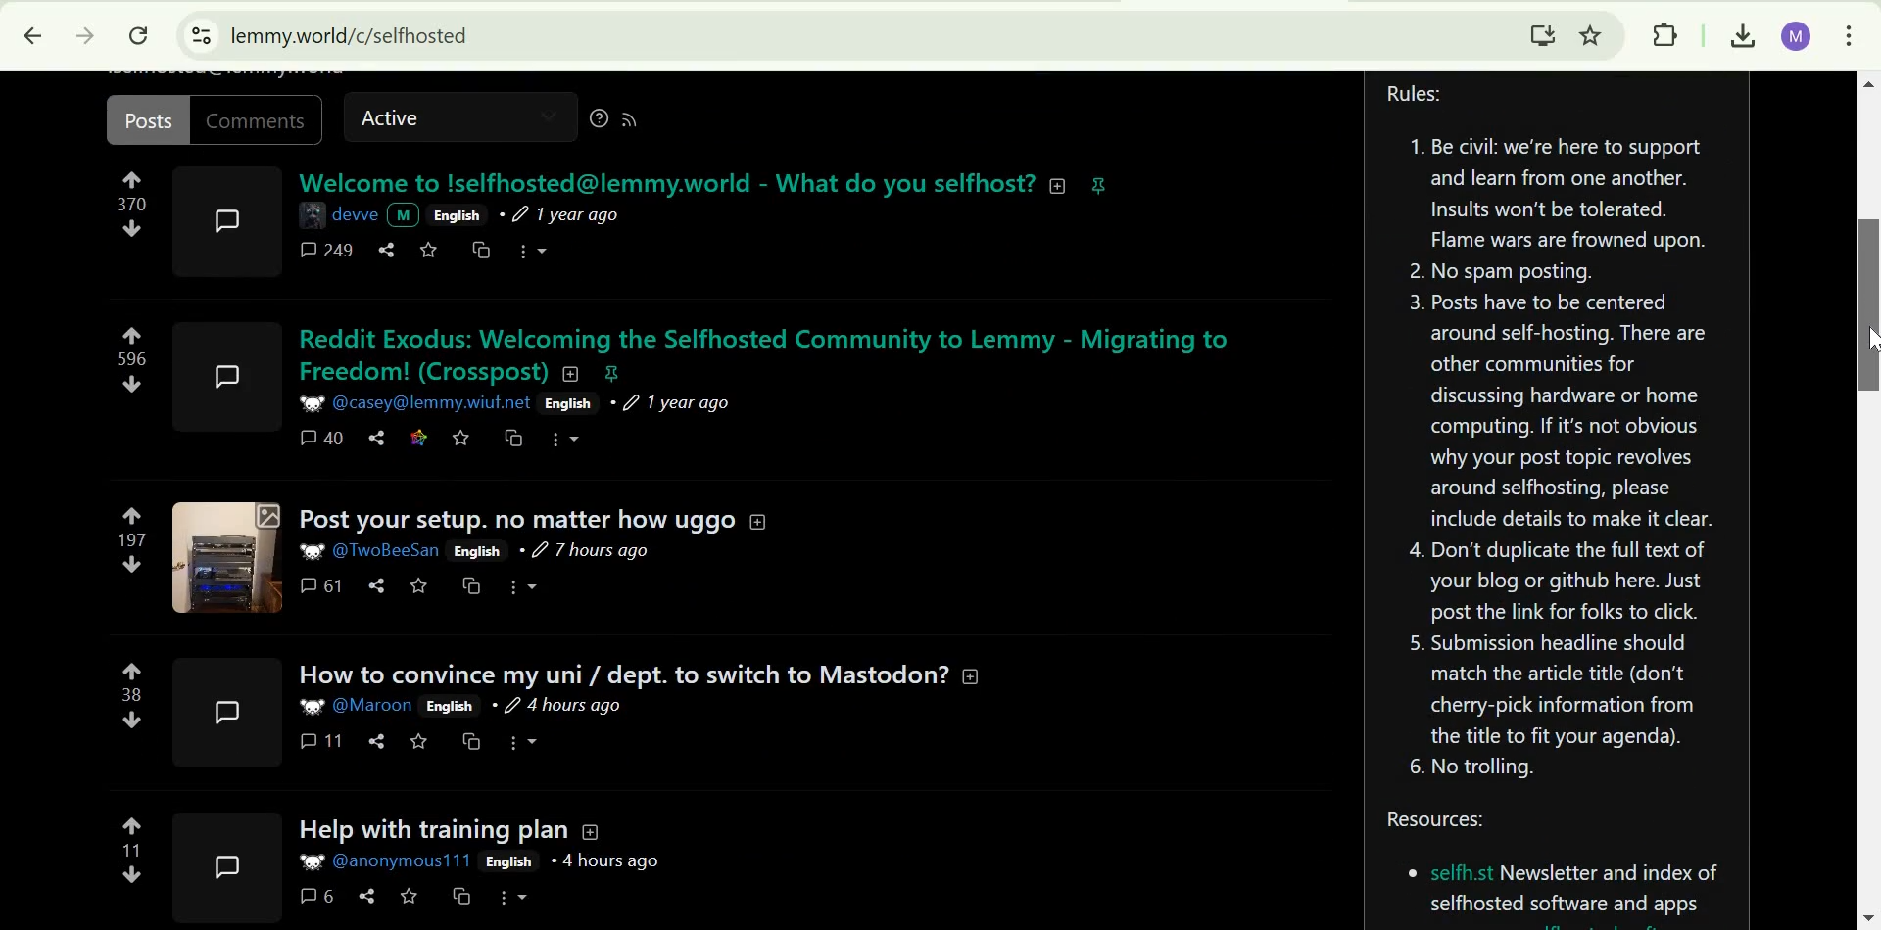  Describe the element at coordinates (133, 825) in the screenshot. I see `upvote` at that location.